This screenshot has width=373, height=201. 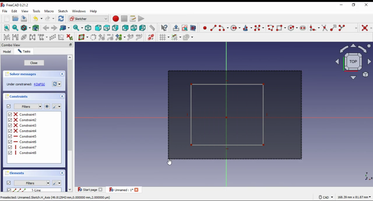 I want to click on macro, so click(x=49, y=11).